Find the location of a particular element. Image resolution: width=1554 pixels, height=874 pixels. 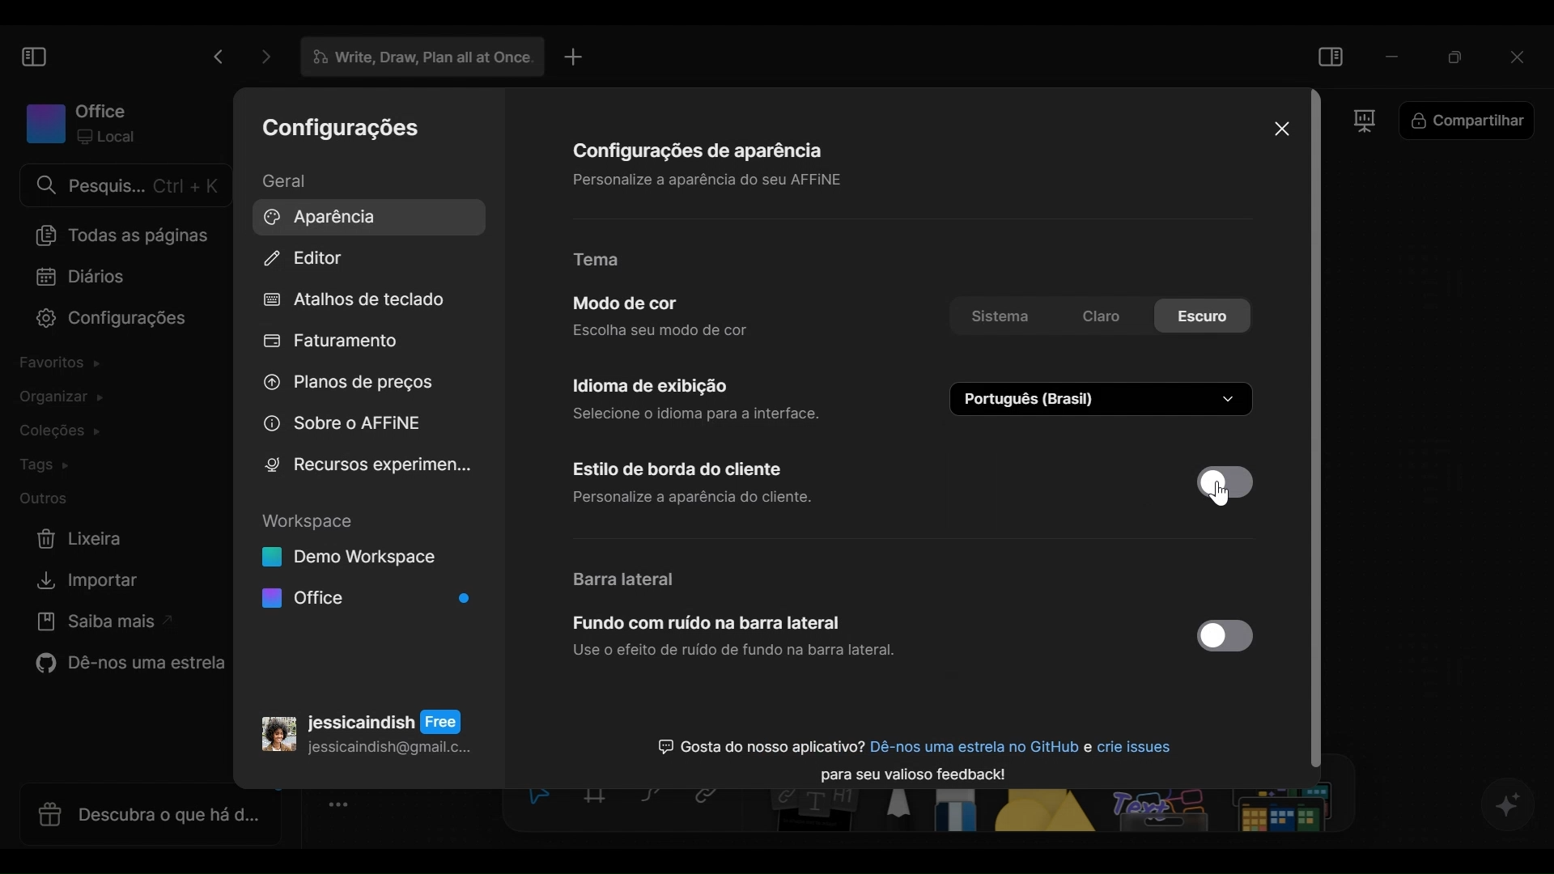

language options is located at coordinates (1103, 399).